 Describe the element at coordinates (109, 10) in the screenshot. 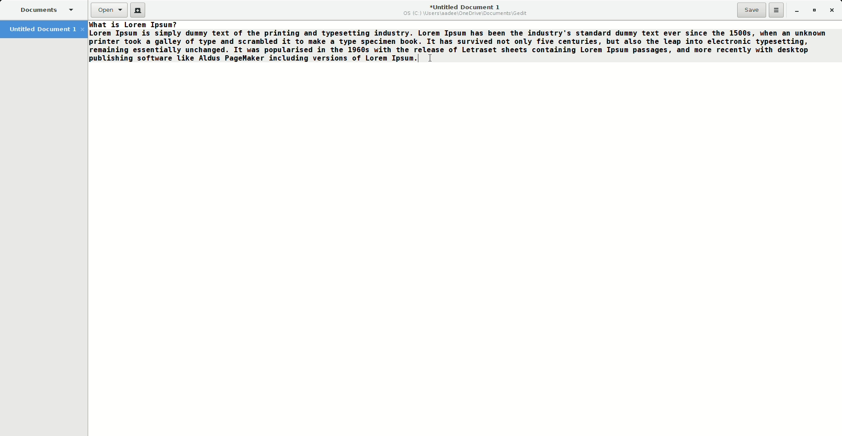

I see `Open` at that location.